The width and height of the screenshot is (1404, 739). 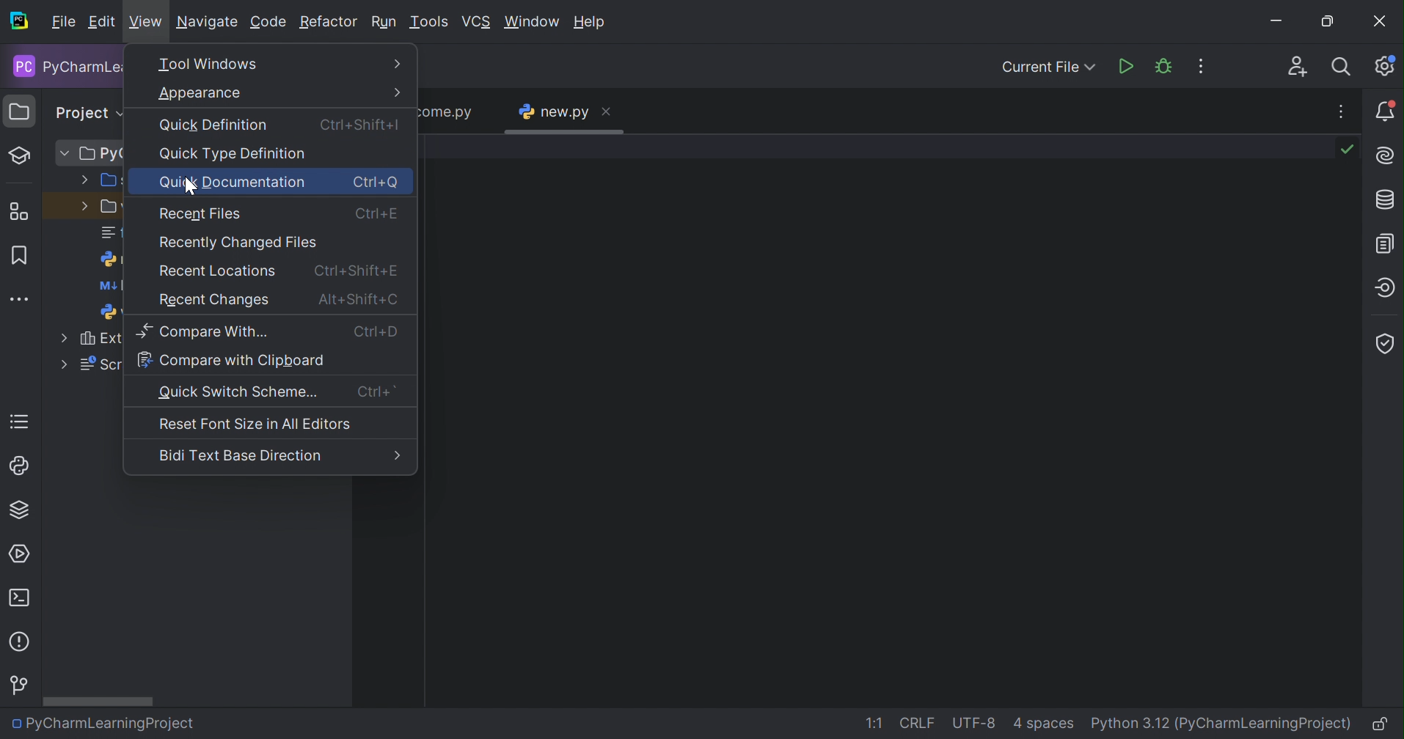 What do you see at coordinates (1386, 200) in the screenshot?
I see `Database` at bounding box center [1386, 200].